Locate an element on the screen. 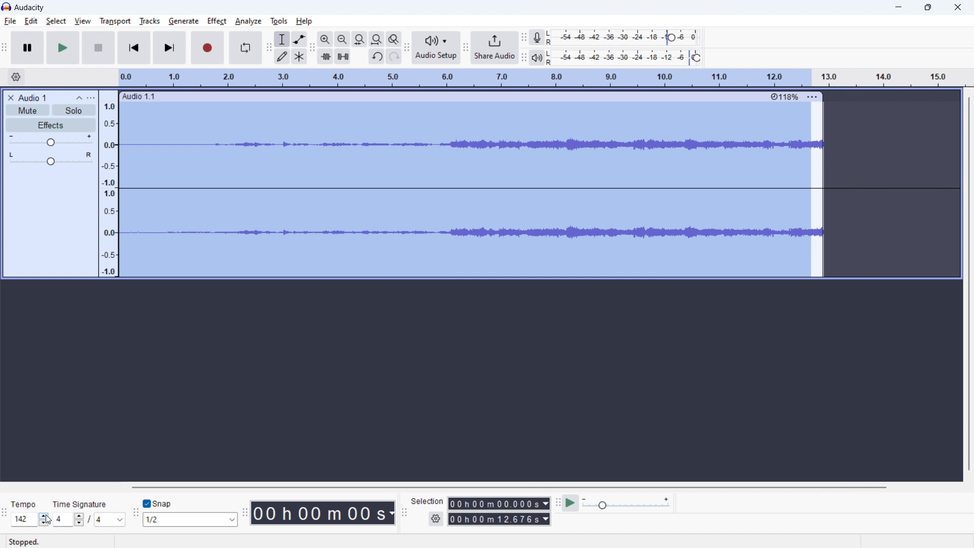 Image resolution: width=974 pixels, height=548 pixels. pan: center is located at coordinates (51, 158).